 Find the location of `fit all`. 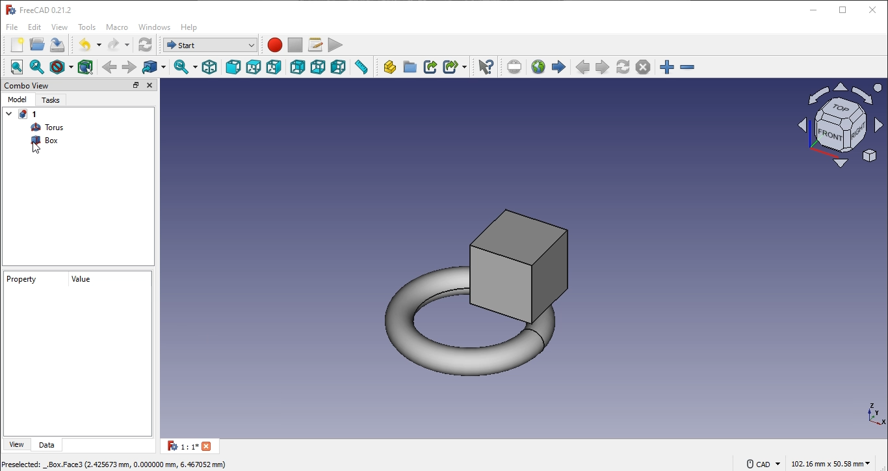

fit all is located at coordinates (17, 66).